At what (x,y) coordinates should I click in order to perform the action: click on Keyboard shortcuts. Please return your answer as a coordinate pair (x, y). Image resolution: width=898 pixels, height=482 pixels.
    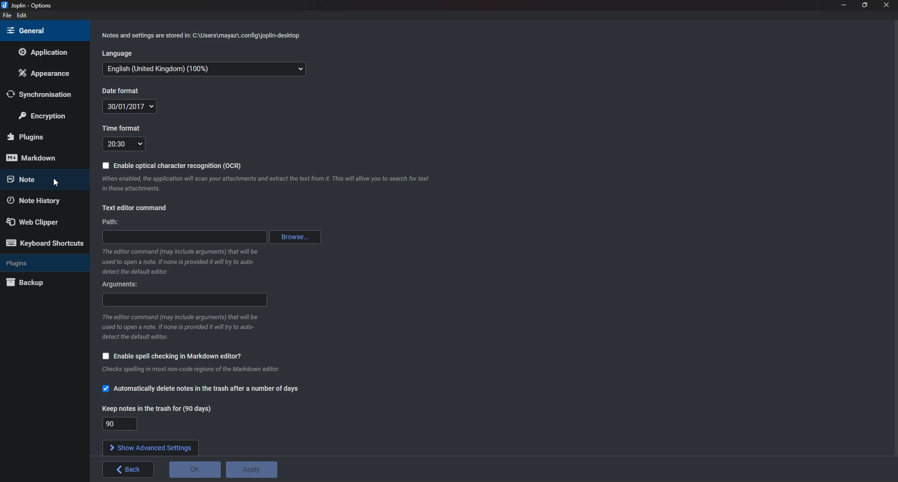
    Looking at the image, I should click on (44, 243).